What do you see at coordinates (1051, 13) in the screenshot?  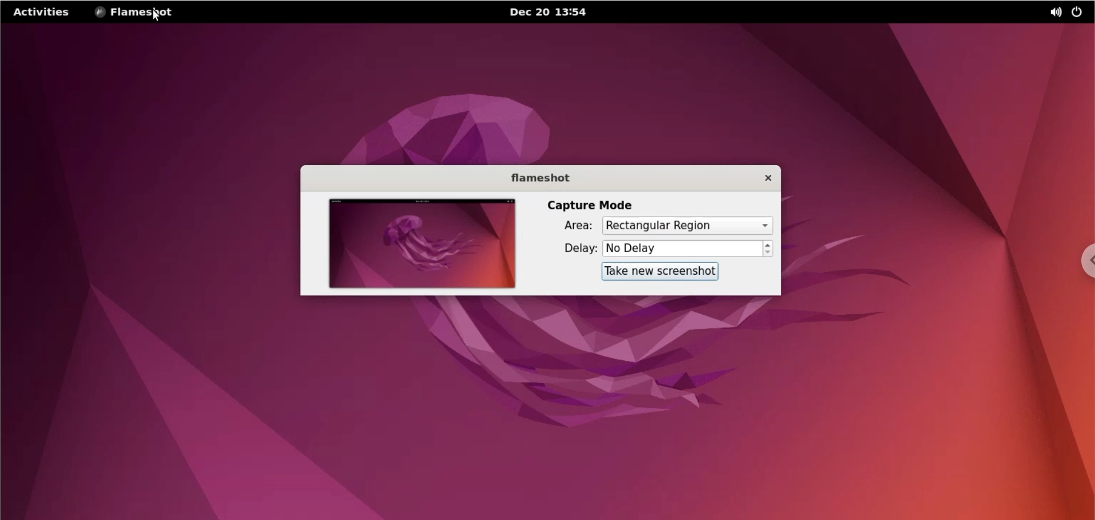 I see `sound options` at bounding box center [1051, 13].